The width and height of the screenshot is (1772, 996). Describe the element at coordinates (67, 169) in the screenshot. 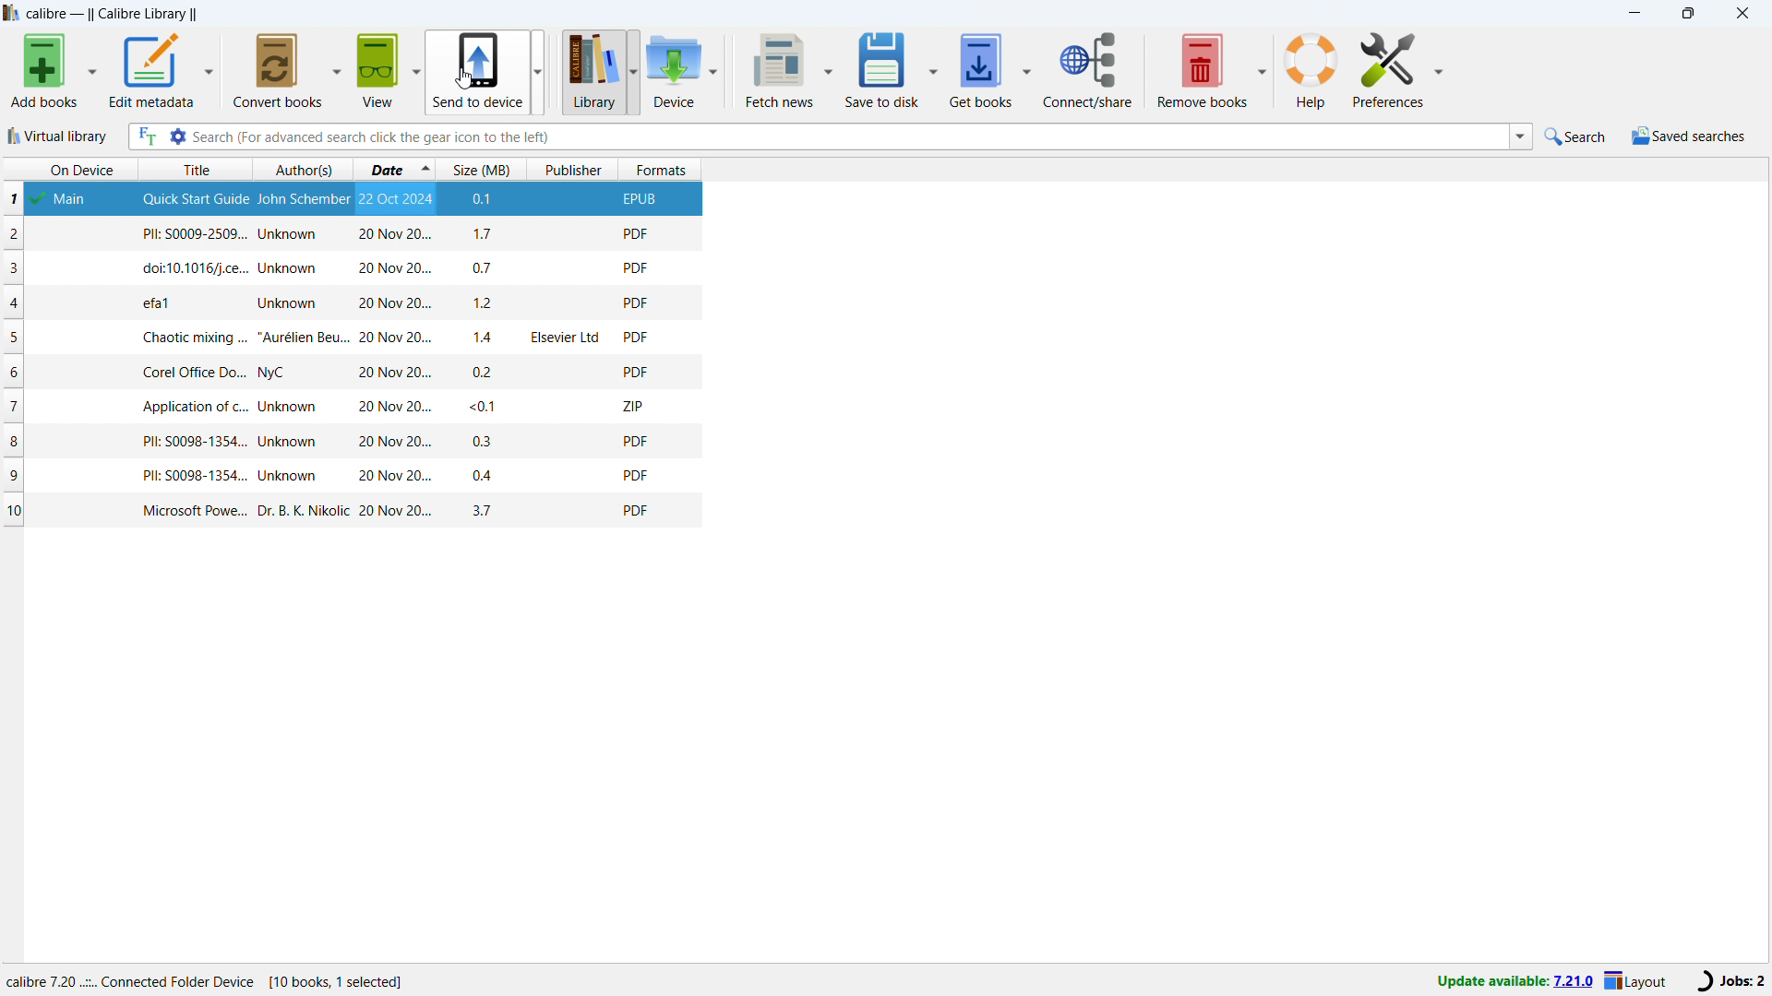

I see `on device` at that location.